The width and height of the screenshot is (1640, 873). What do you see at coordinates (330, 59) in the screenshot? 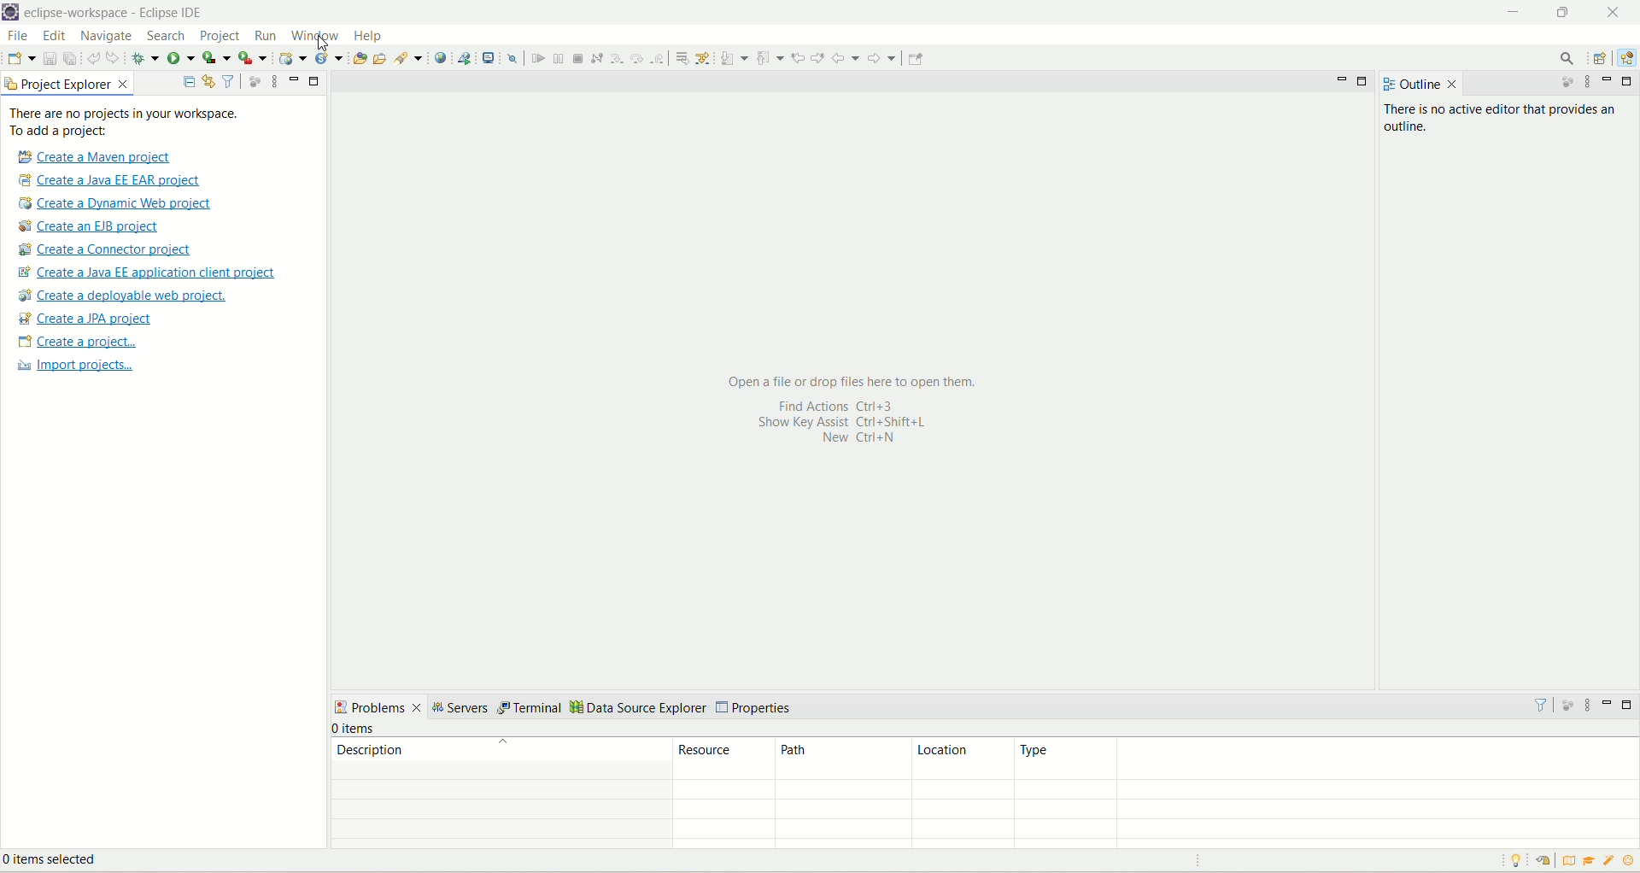
I see `create a new java servlet` at bounding box center [330, 59].